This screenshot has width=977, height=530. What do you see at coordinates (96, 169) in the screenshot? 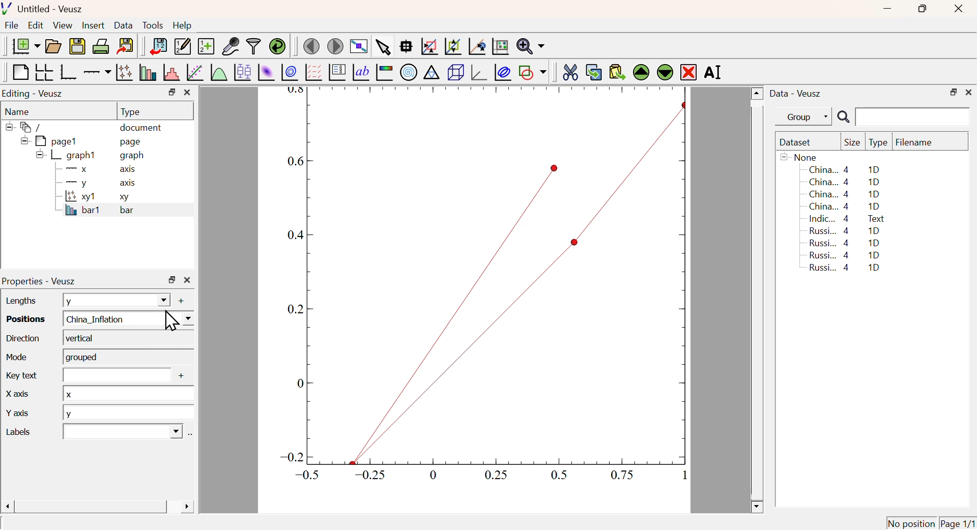
I see `X axis` at bounding box center [96, 169].